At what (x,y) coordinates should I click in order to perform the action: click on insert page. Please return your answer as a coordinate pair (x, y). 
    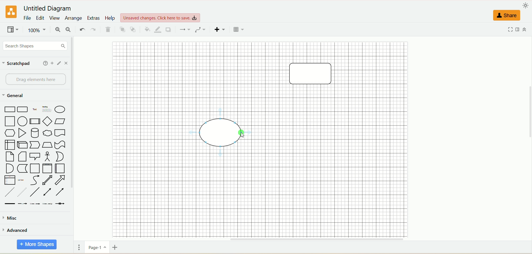
    Looking at the image, I should click on (117, 248).